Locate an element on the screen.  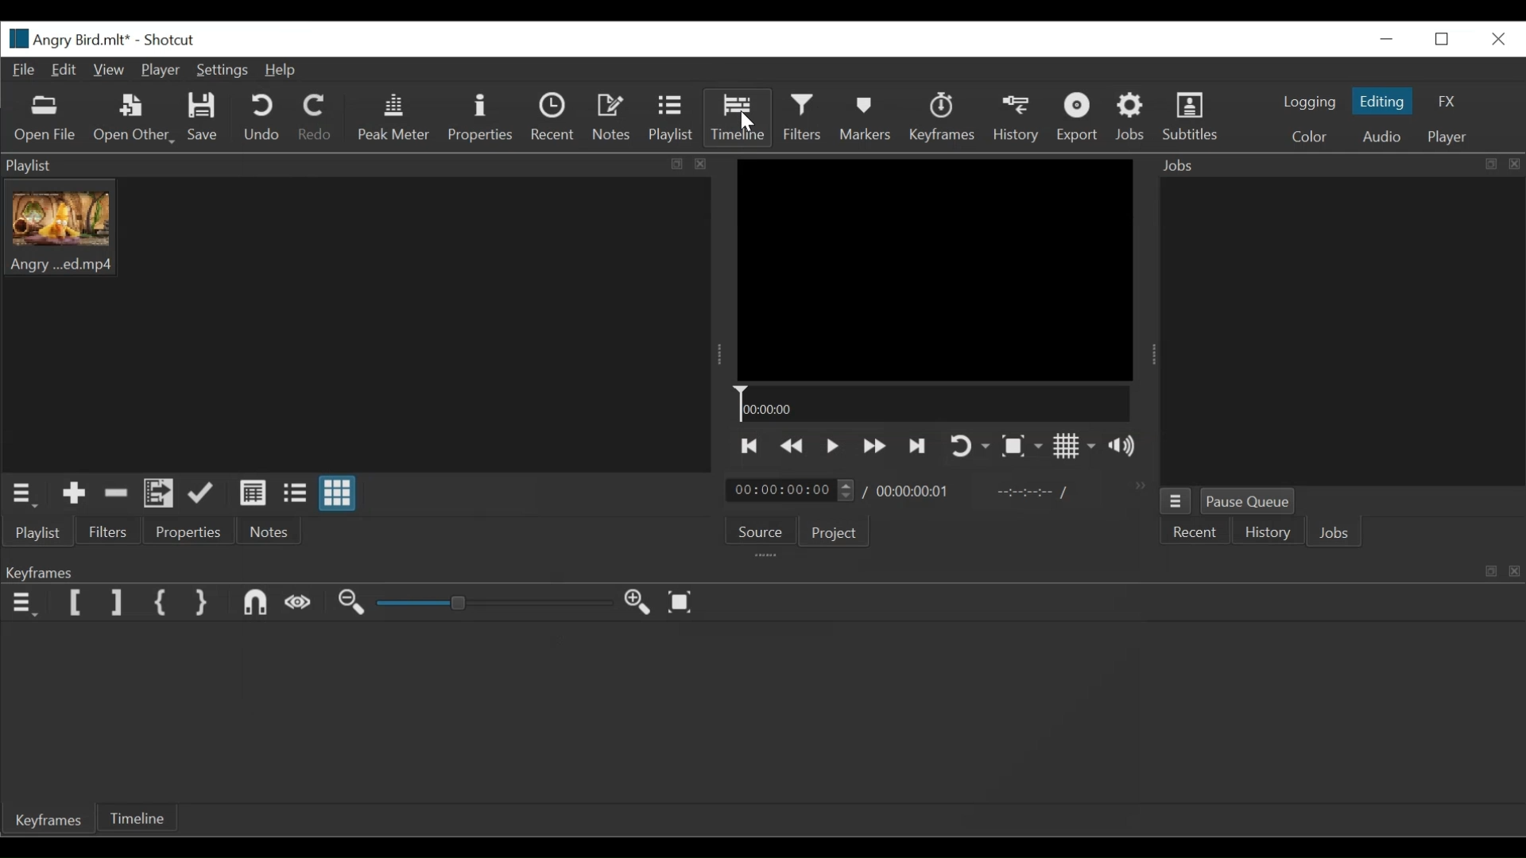
Cursor is located at coordinates (747, 122).